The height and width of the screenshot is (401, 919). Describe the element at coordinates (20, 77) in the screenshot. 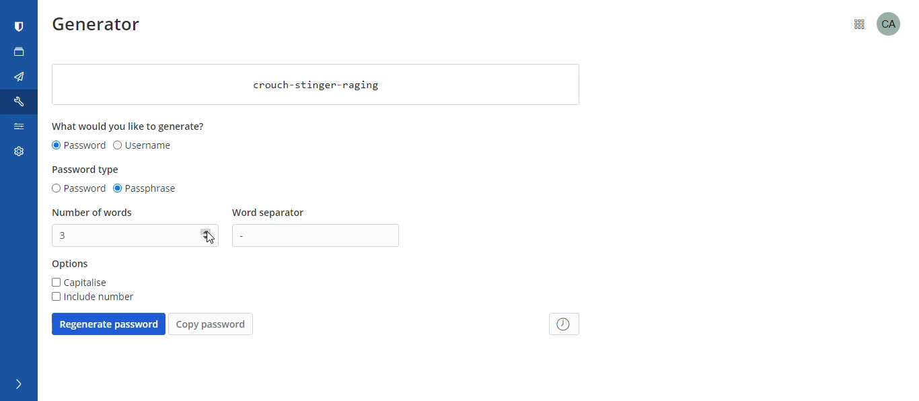

I see `send` at that location.